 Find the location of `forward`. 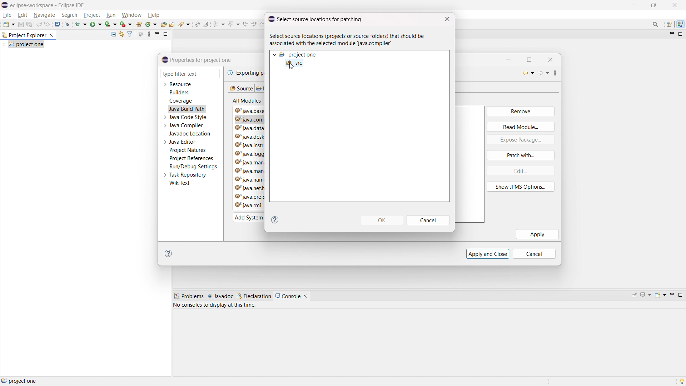

forward is located at coordinates (544, 74).